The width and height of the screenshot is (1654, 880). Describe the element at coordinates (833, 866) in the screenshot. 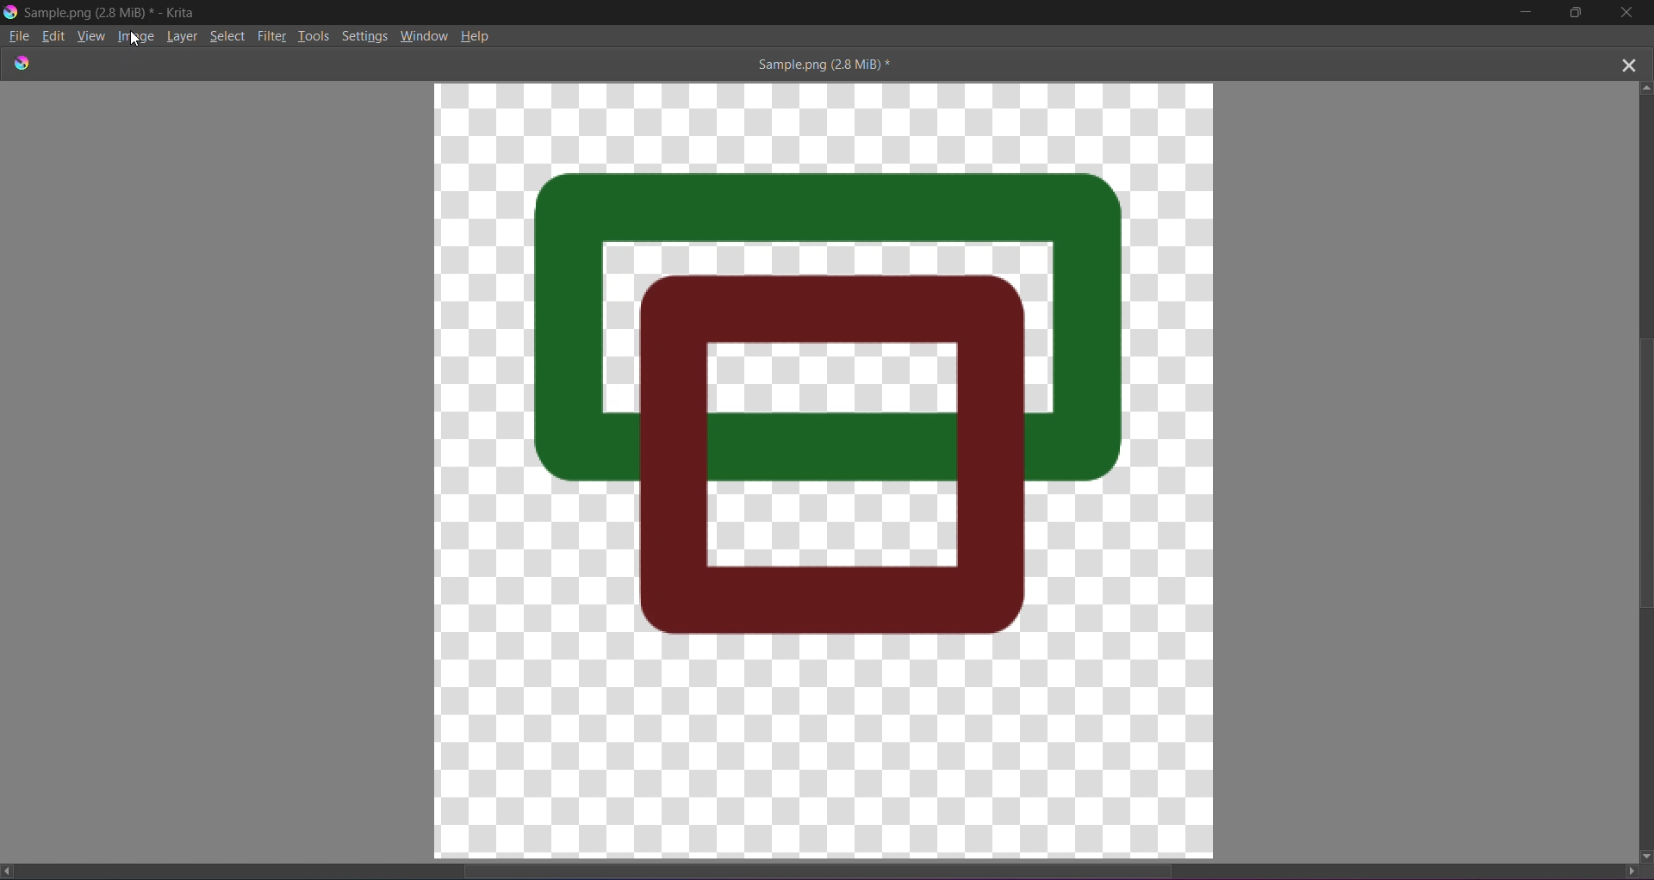

I see `Horizontal scroll bar` at that location.